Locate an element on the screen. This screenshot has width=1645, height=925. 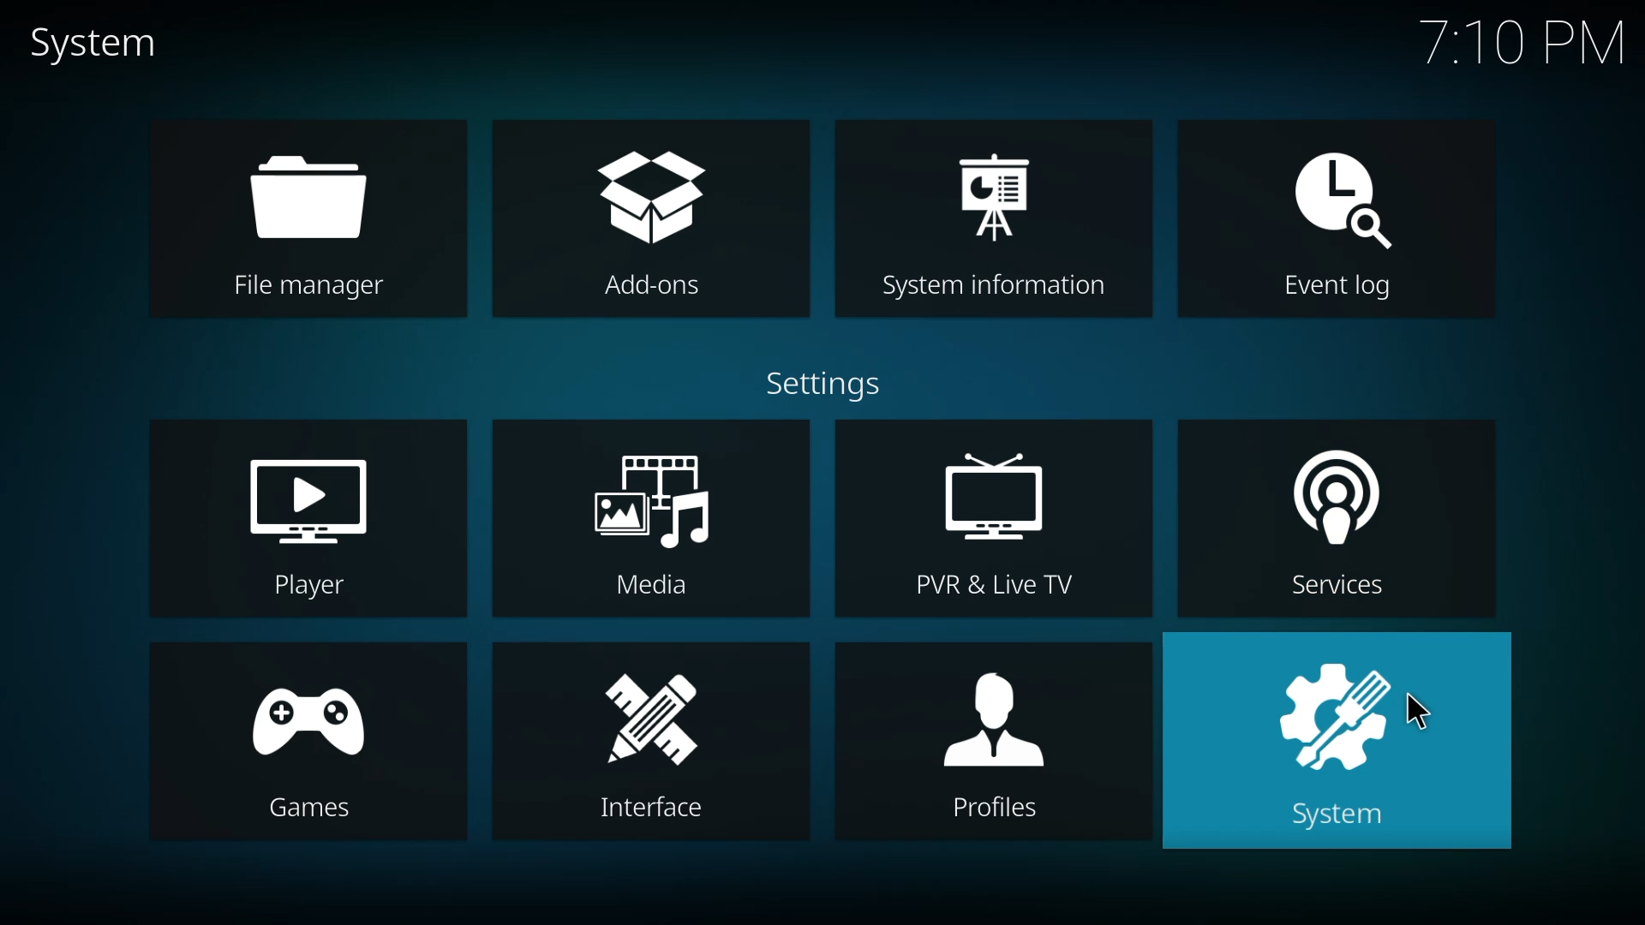
games is located at coordinates (317, 747).